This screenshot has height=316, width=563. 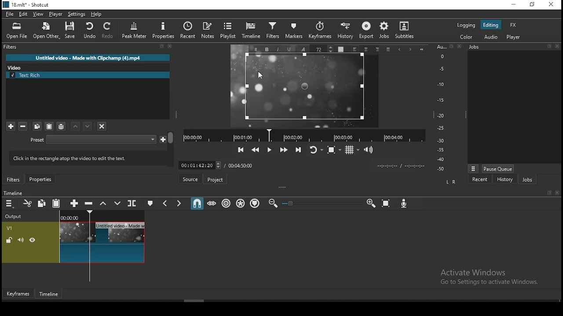 What do you see at coordinates (345, 32) in the screenshot?
I see `history` at bounding box center [345, 32].